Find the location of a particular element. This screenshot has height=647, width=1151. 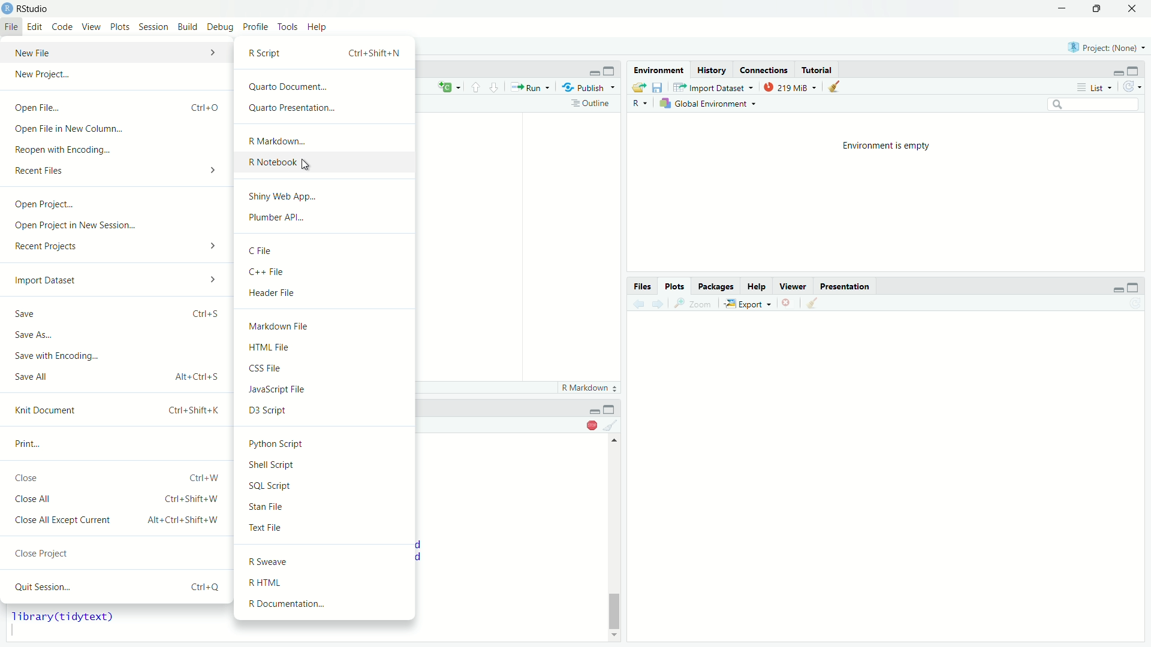

files is located at coordinates (643, 286).